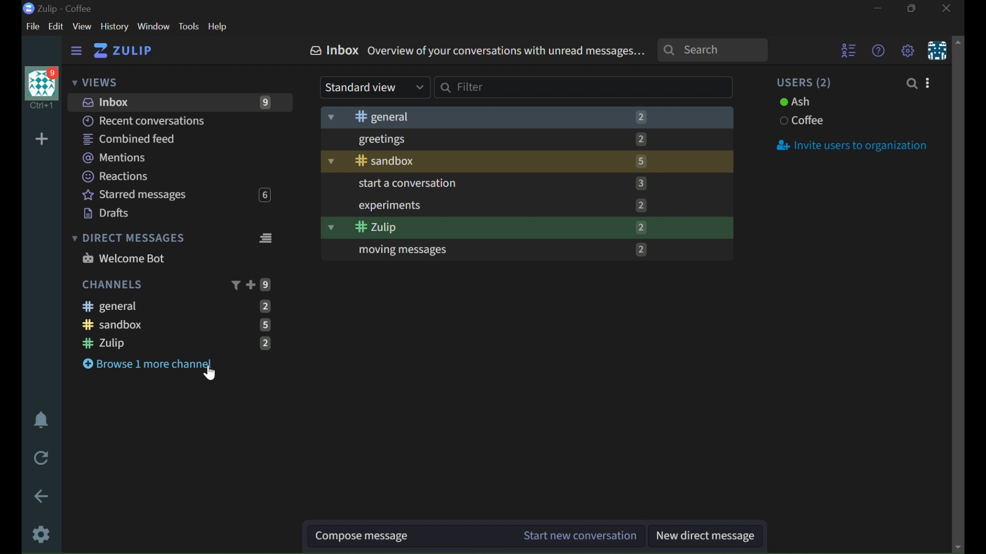  What do you see at coordinates (176, 366) in the screenshot?
I see `BROWSE 1 MORE CHANNEL` at bounding box center [176, 366].